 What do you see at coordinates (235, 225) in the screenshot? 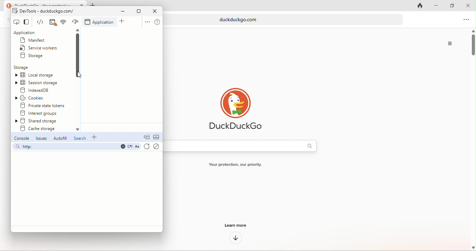
I see `learn more` at bounding box center [235, 225].